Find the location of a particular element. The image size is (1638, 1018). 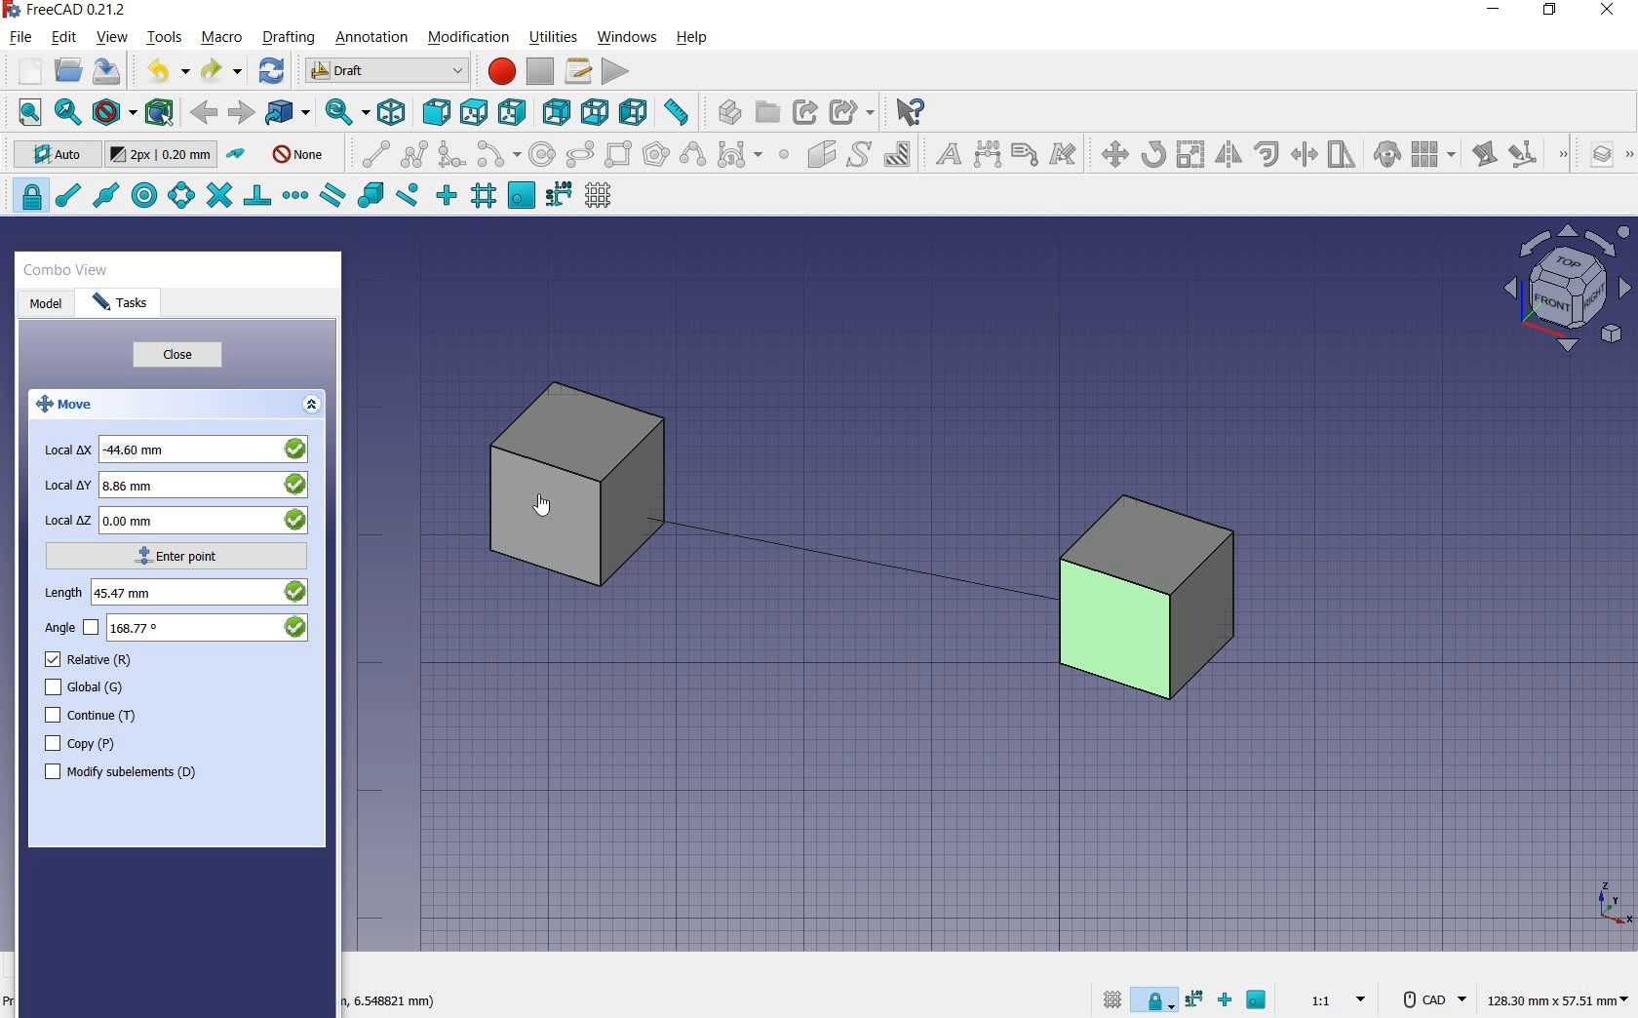

snap lock is located at coordinates (1152, 1002).